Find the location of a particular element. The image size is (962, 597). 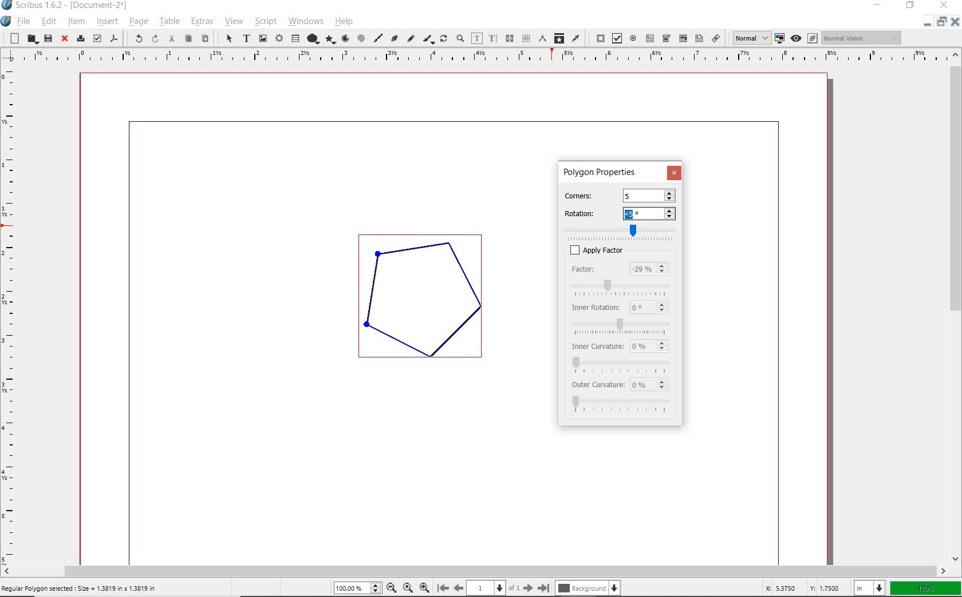

text frame is located at coordinates (246, 39).